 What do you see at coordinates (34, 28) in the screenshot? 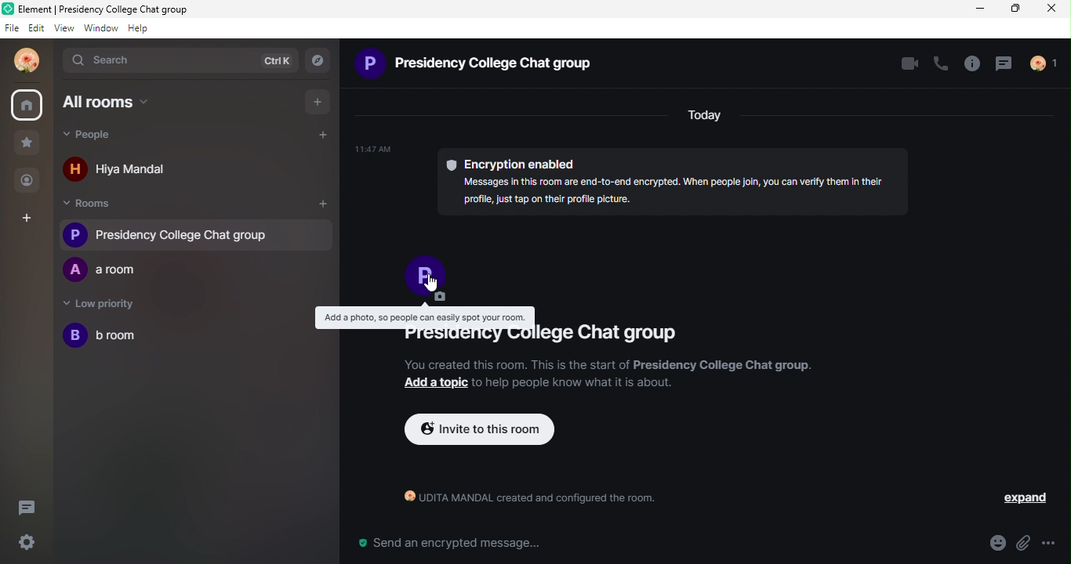
I see `edit` at bounding box center [34, 28].